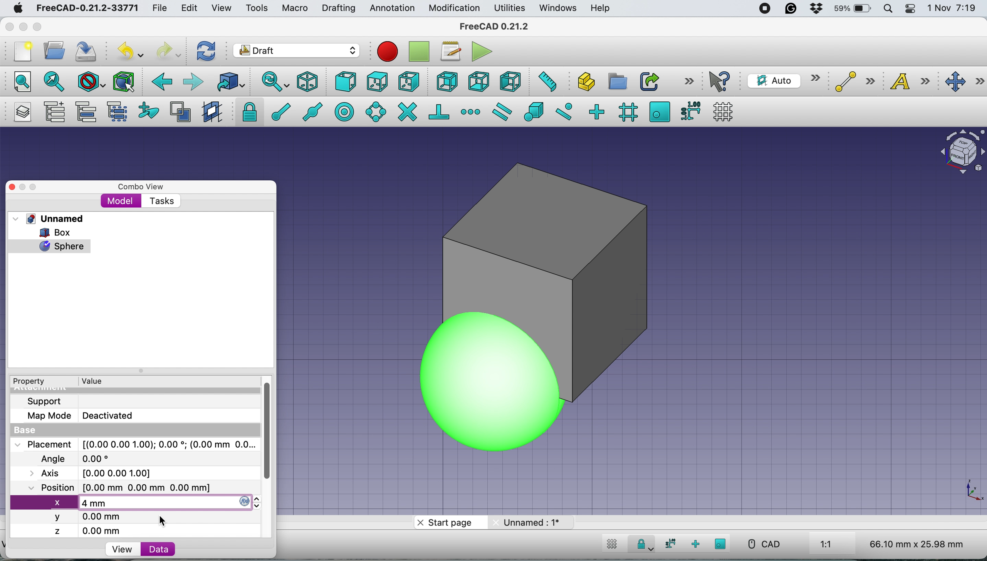  What do you see at coordinates (311, 82) in the screenshot?
I see `isometric` at bounding box center [311, 82].